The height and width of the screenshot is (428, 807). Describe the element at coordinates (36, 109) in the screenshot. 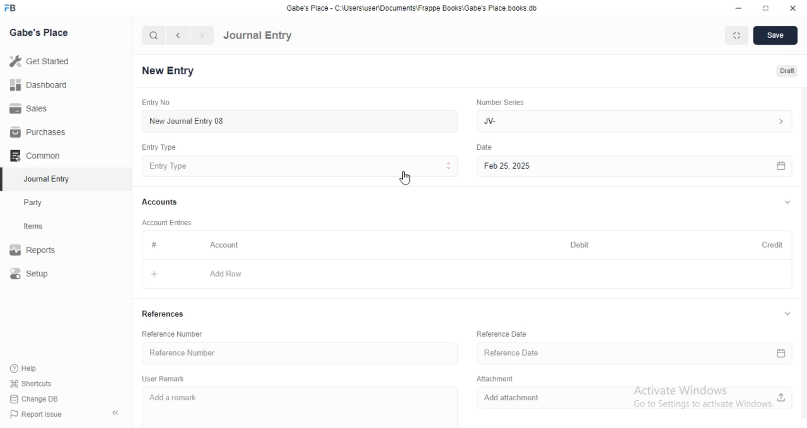

I see `Sales` at that location.